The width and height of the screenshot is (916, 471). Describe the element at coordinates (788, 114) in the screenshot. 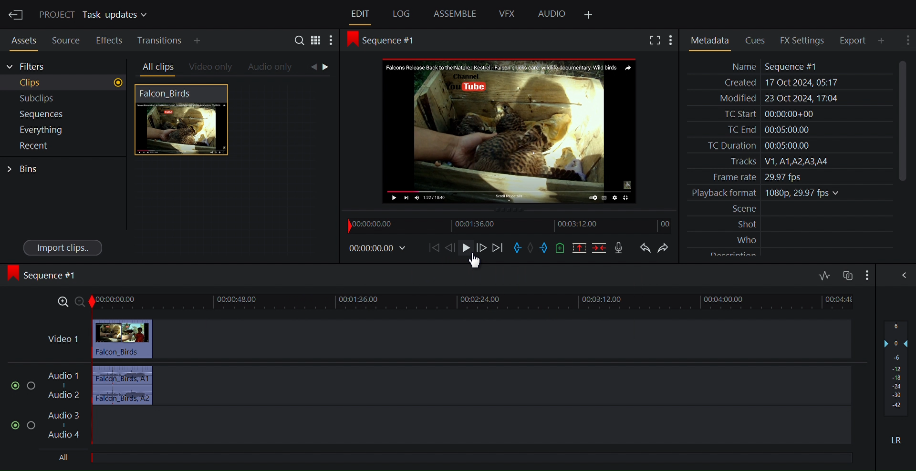

I see `TC Start` at that location.